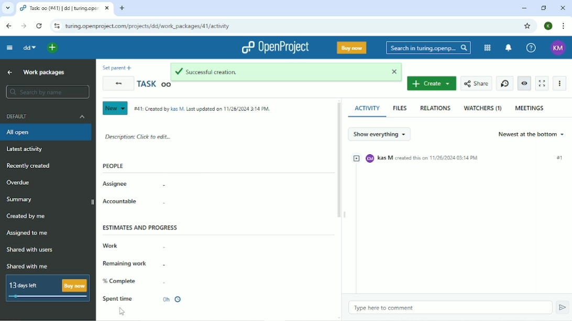 This screenshot has width=572, height=321. What do you see at coordinates (395, 71) in the screenshot?
I see `close` at bounding box center [395, 71].